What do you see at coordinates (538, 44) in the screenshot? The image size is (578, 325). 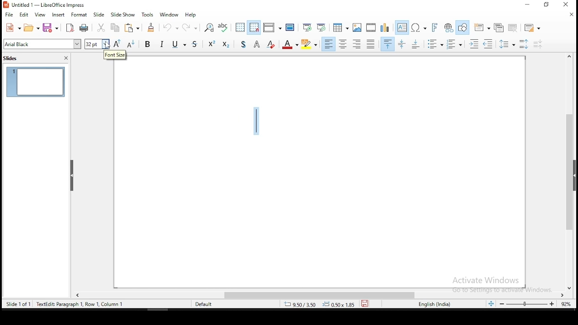 I see `Decrease Line Spacing` at bounding box center [538, 44].